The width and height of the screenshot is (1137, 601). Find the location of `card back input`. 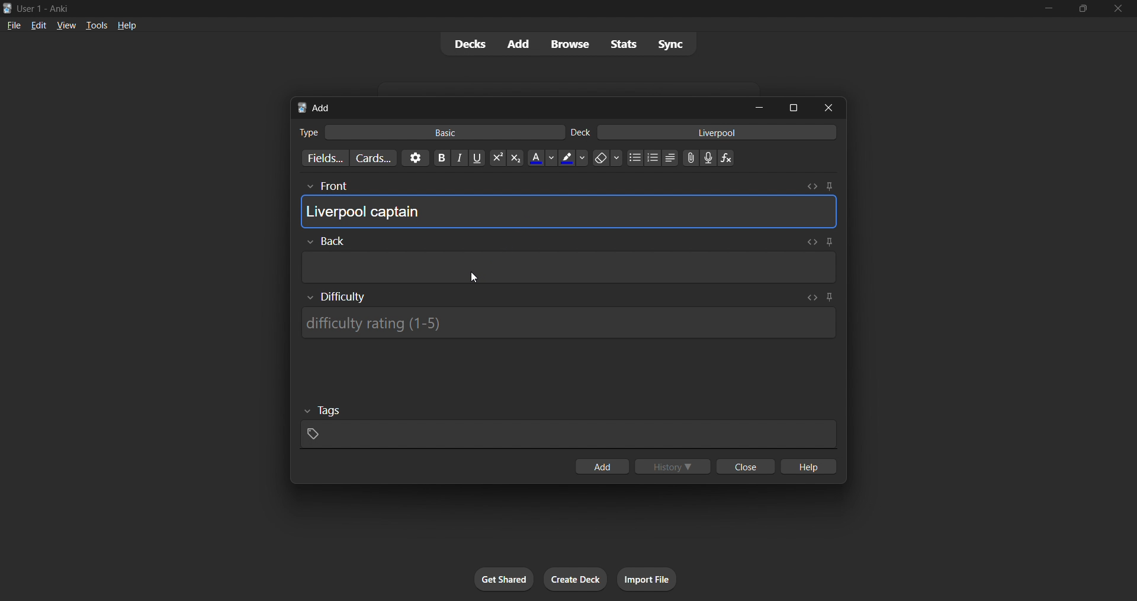

card back input is located at coordinates (570, 267).